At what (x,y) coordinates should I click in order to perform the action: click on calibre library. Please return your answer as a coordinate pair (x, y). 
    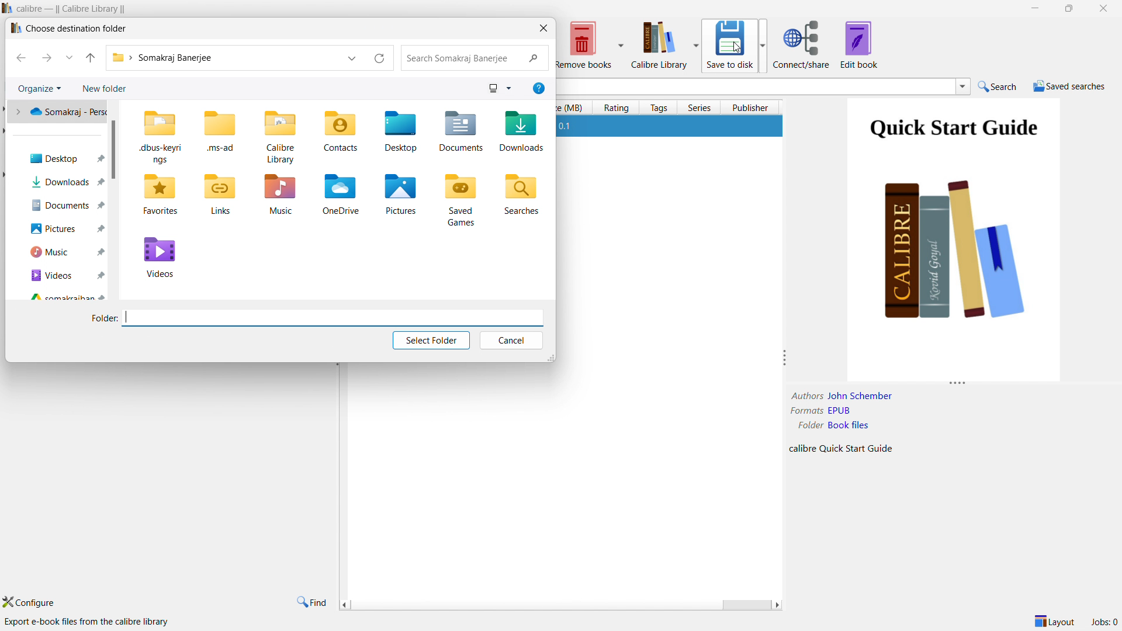
    Looking at the image, I should click on (664, 44).